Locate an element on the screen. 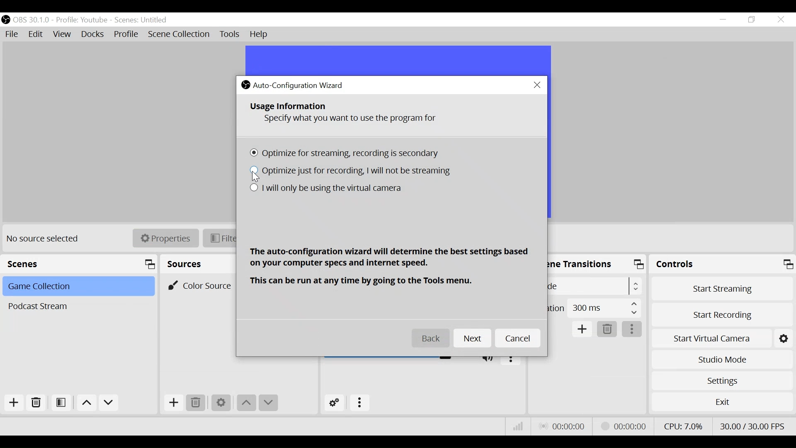  Controls is located at coordinates (721, 264).